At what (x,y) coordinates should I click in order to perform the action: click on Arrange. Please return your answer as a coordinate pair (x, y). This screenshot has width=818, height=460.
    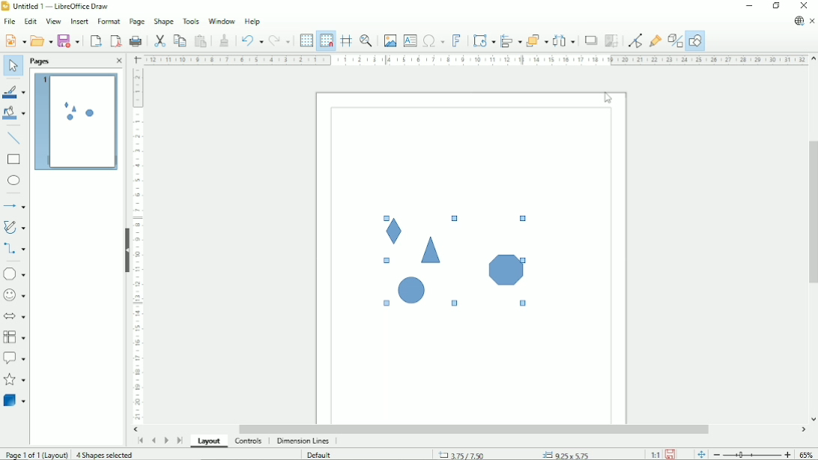
    Looking at the image, I should click on (536, 40).